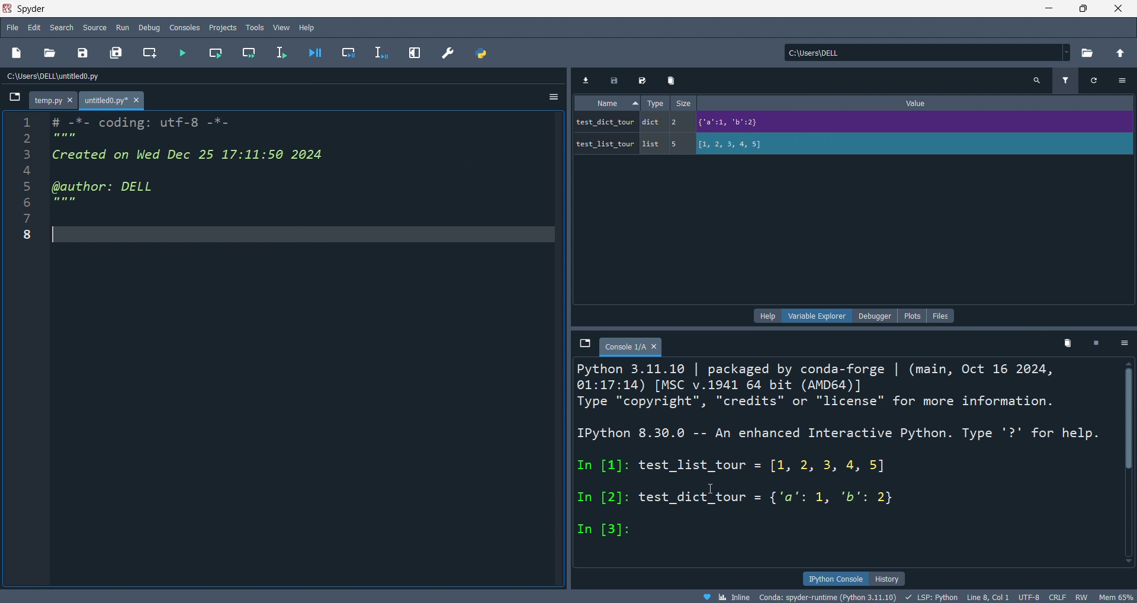 The width and height of the screenshot is (1137, 603). I want to click on save, so click(85, 53).